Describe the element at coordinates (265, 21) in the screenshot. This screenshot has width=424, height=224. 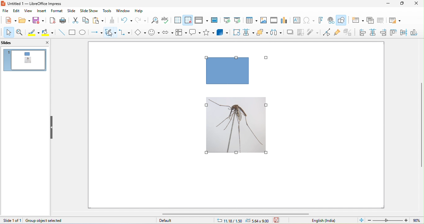
I see `image` at that location.